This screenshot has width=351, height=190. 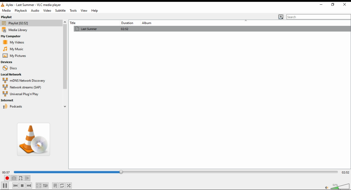 What do you see at coordinates (21, 178) in the screenshot?
I see `loop between point A and point B continuously` at bounding box center [21, 178].